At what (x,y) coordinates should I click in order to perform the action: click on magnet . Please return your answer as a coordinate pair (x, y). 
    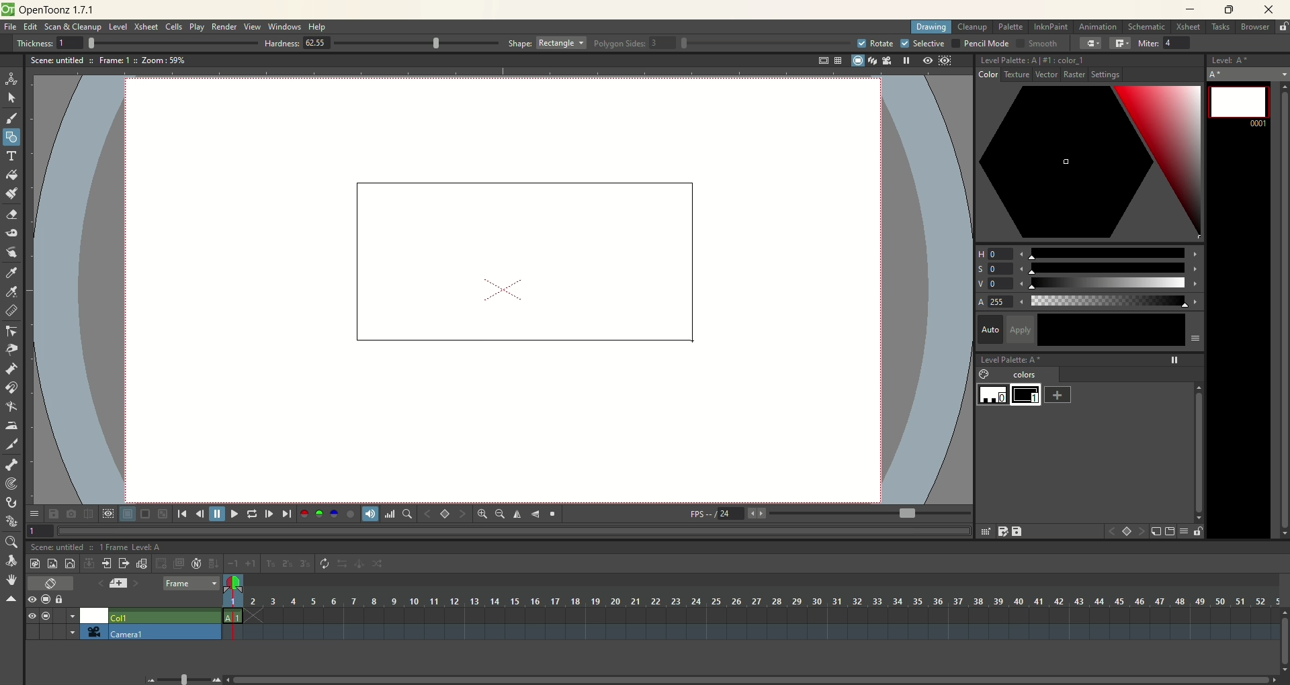
    Looking at the image, I should click on (12, 387).